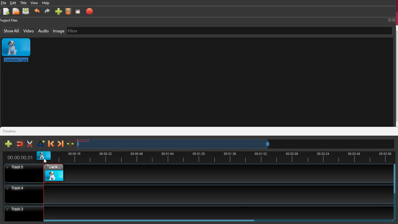 The height and width of the screenshot is (224, 398). I want to click on time, so click(16, 156).